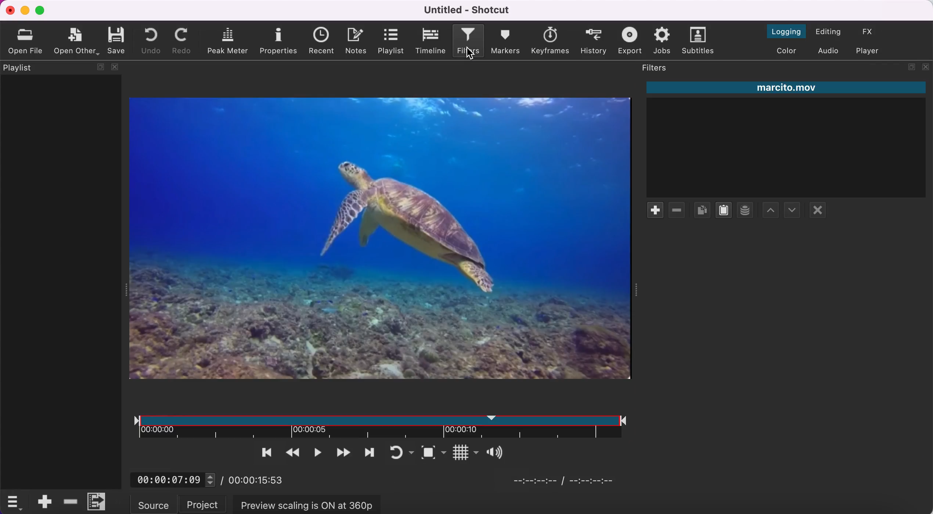 The image size is (933, 514). Describe the element at coordinates (291, 452) in the screenshot. I see `play quickly backwards` at that location.